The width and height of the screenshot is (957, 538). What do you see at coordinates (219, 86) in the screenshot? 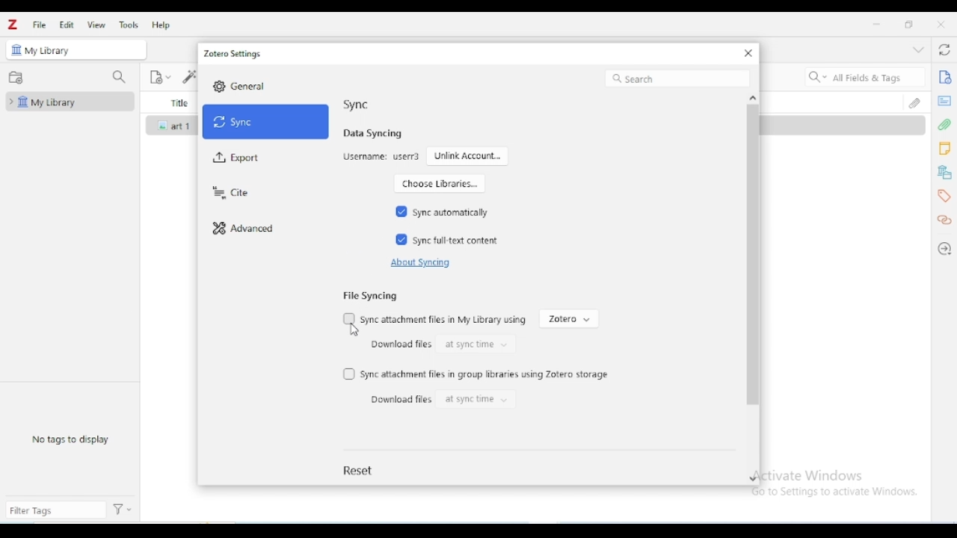
I see `Settings icon` at bounding box center [219, 86].